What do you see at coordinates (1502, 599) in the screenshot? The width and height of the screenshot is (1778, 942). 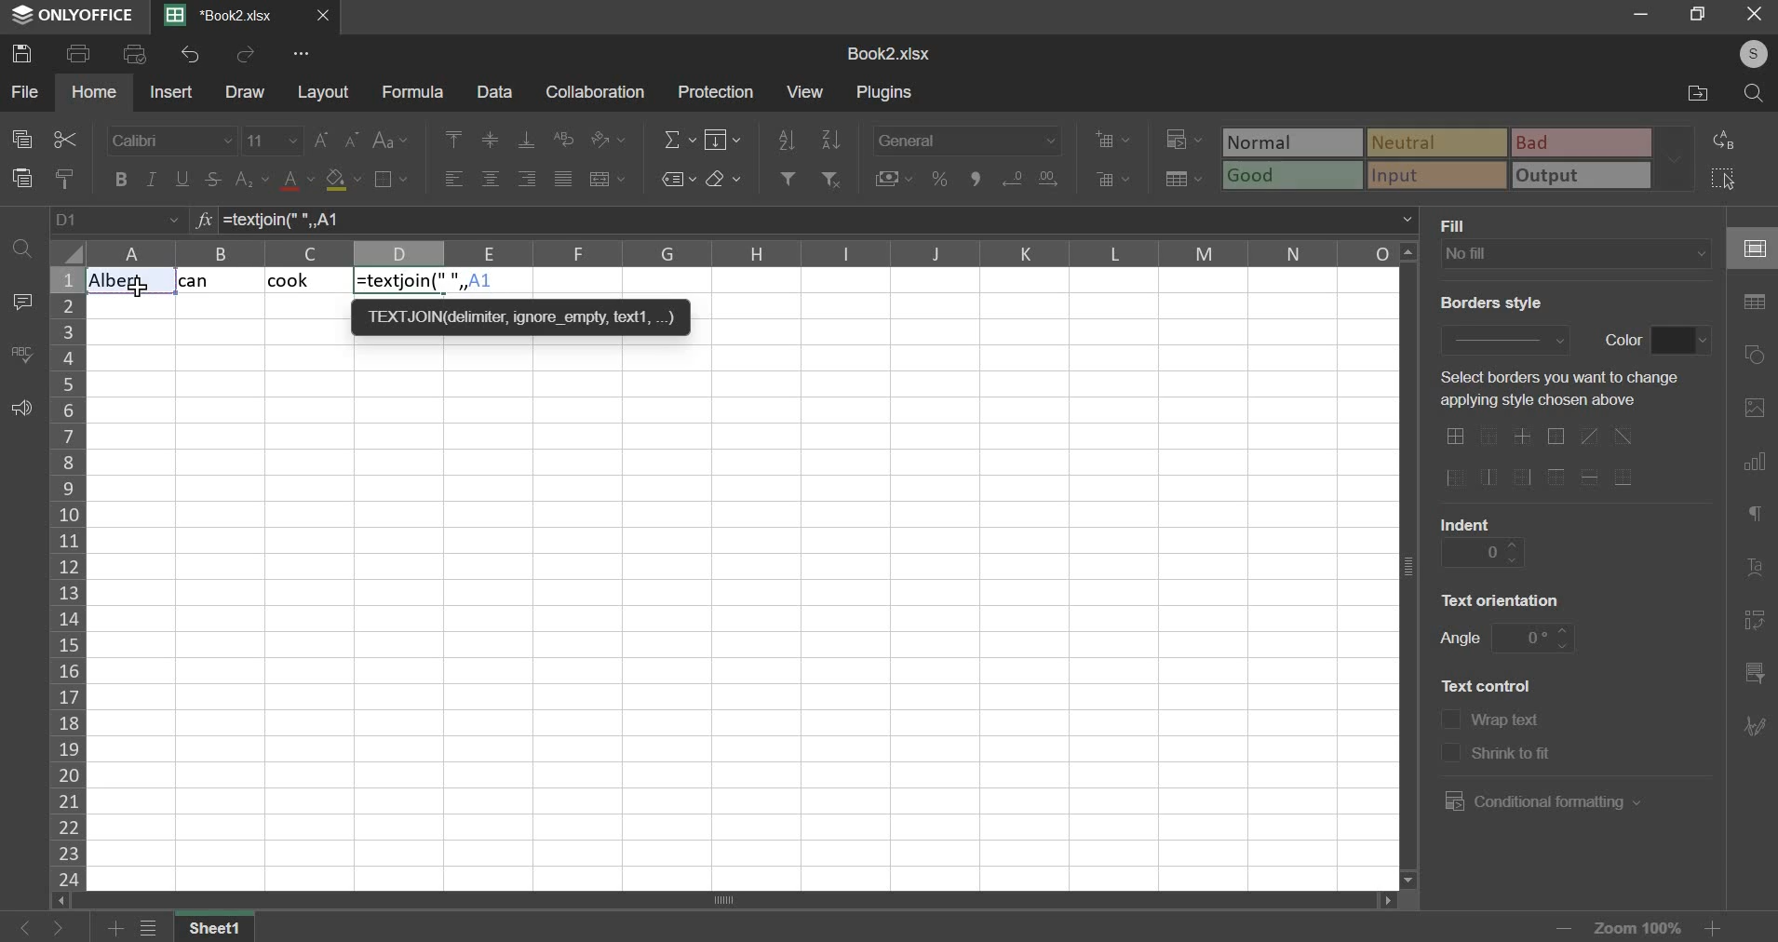 I see `text` at bounding box center [1502, 599].